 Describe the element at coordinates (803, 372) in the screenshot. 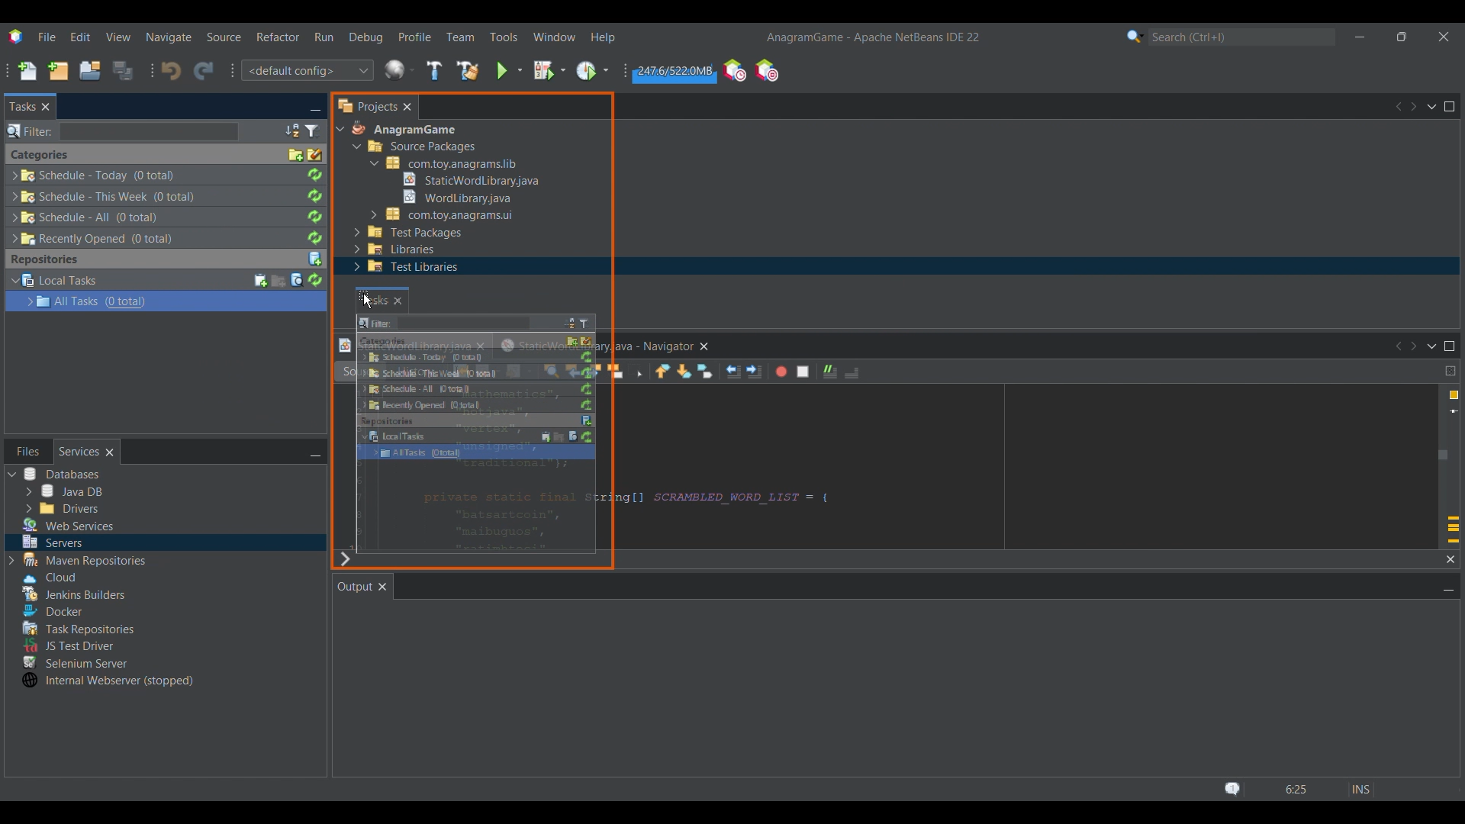

I see `Stop macro recording` at that location.